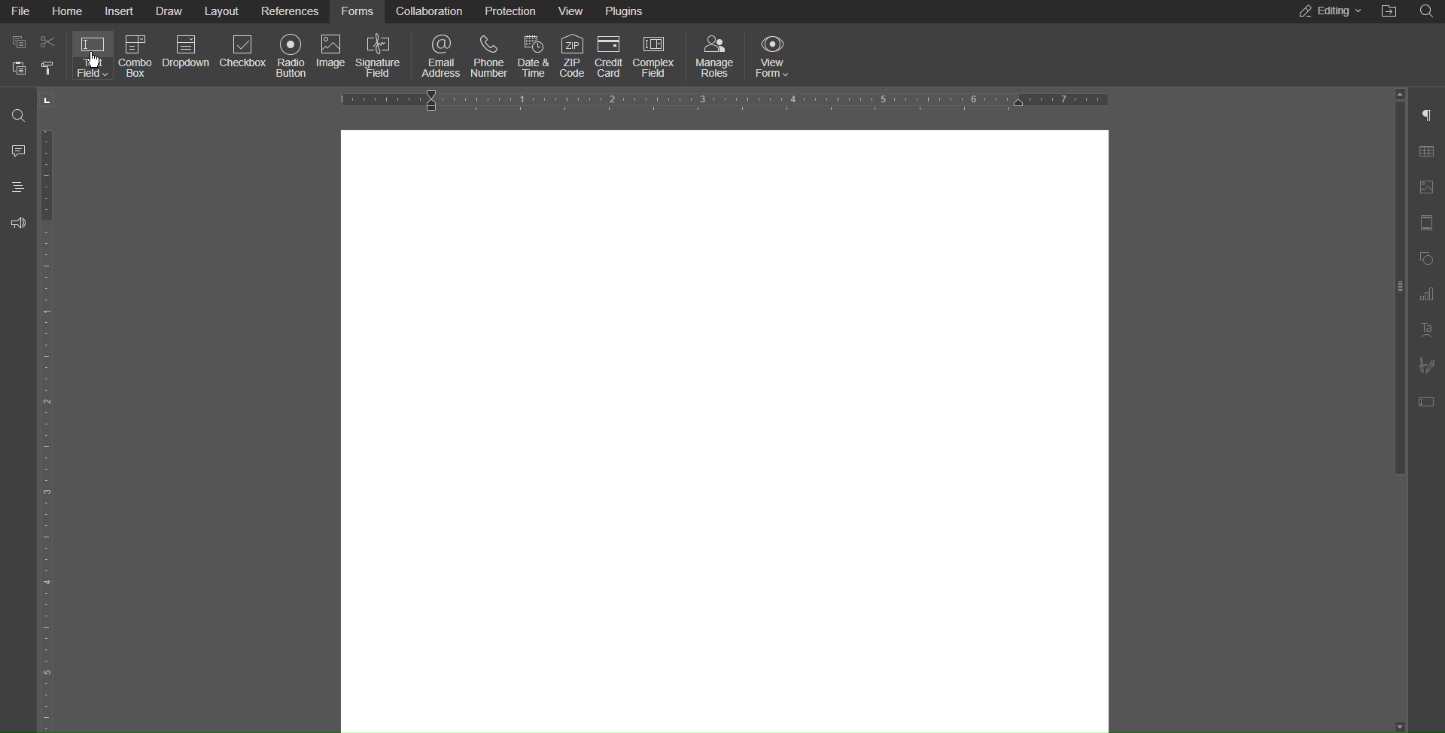 Image resolution: width=1445 pixels, height=733 pixels. Describe the element at coordinates (382, 56) in the screenshot. I see `Signature Field` at that location.